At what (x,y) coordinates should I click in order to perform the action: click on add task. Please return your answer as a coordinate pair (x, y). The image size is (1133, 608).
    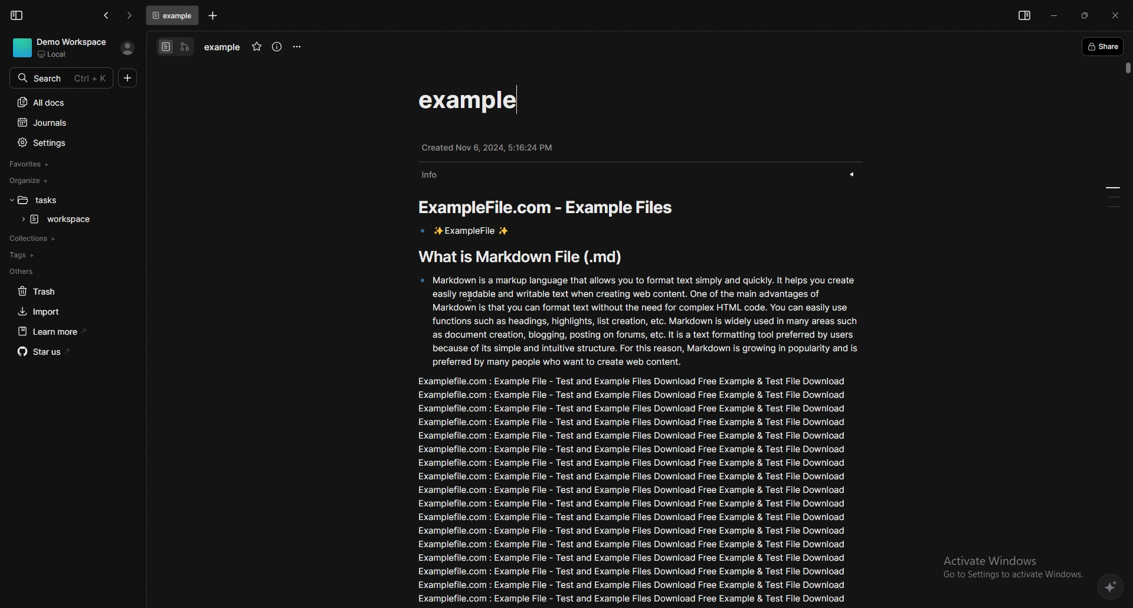
    Looking at the image, I should click on (214, 15).